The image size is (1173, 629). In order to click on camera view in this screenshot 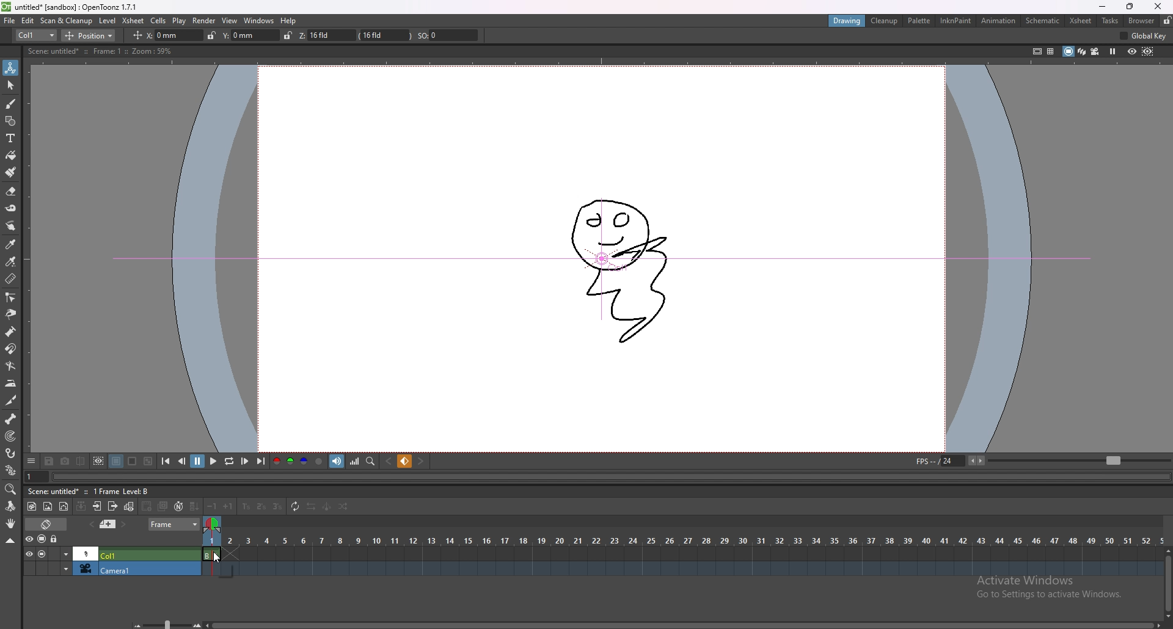, I will do `click(1095, 51)`.